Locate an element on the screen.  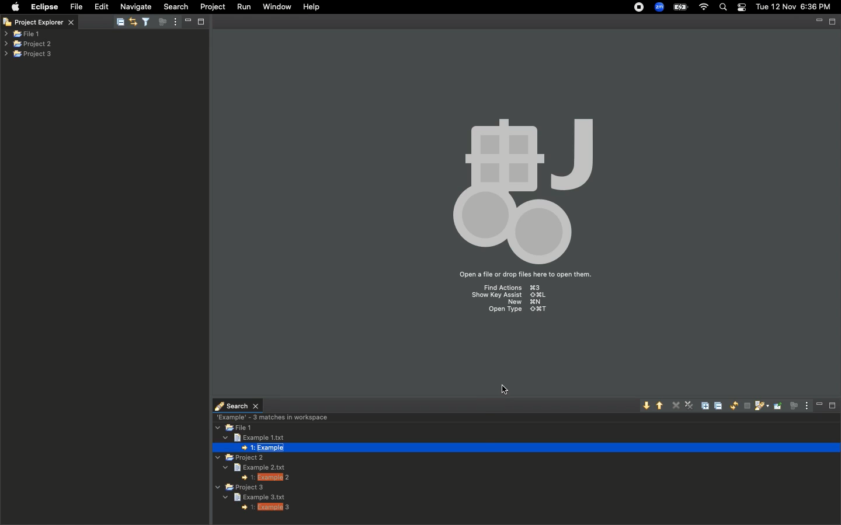
maximize is located at coordinates (202, 21).